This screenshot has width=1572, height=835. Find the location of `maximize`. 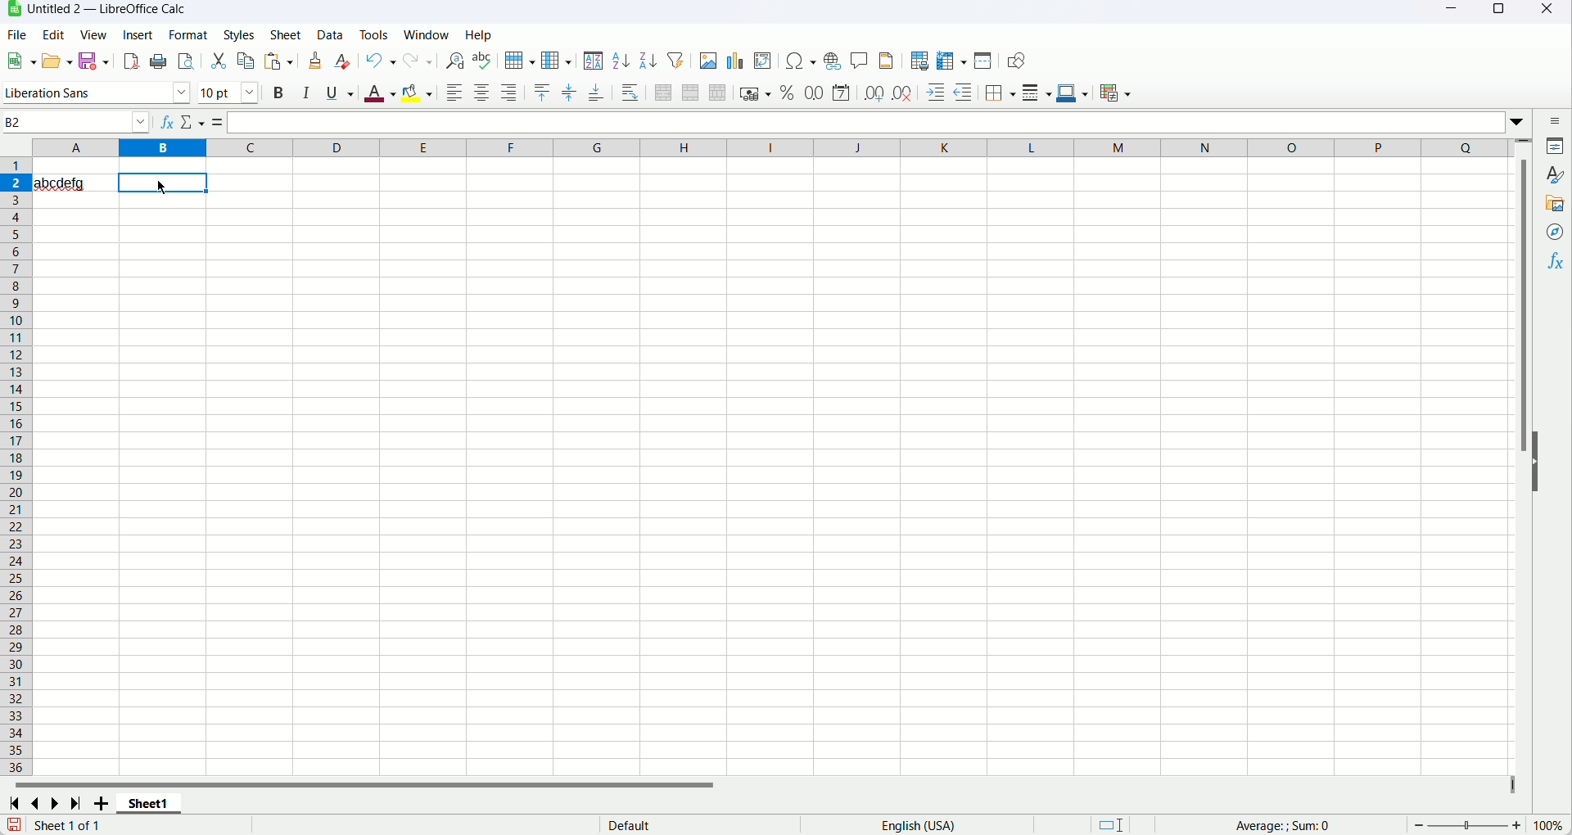

maximize is located at coordinates (1495, 10).